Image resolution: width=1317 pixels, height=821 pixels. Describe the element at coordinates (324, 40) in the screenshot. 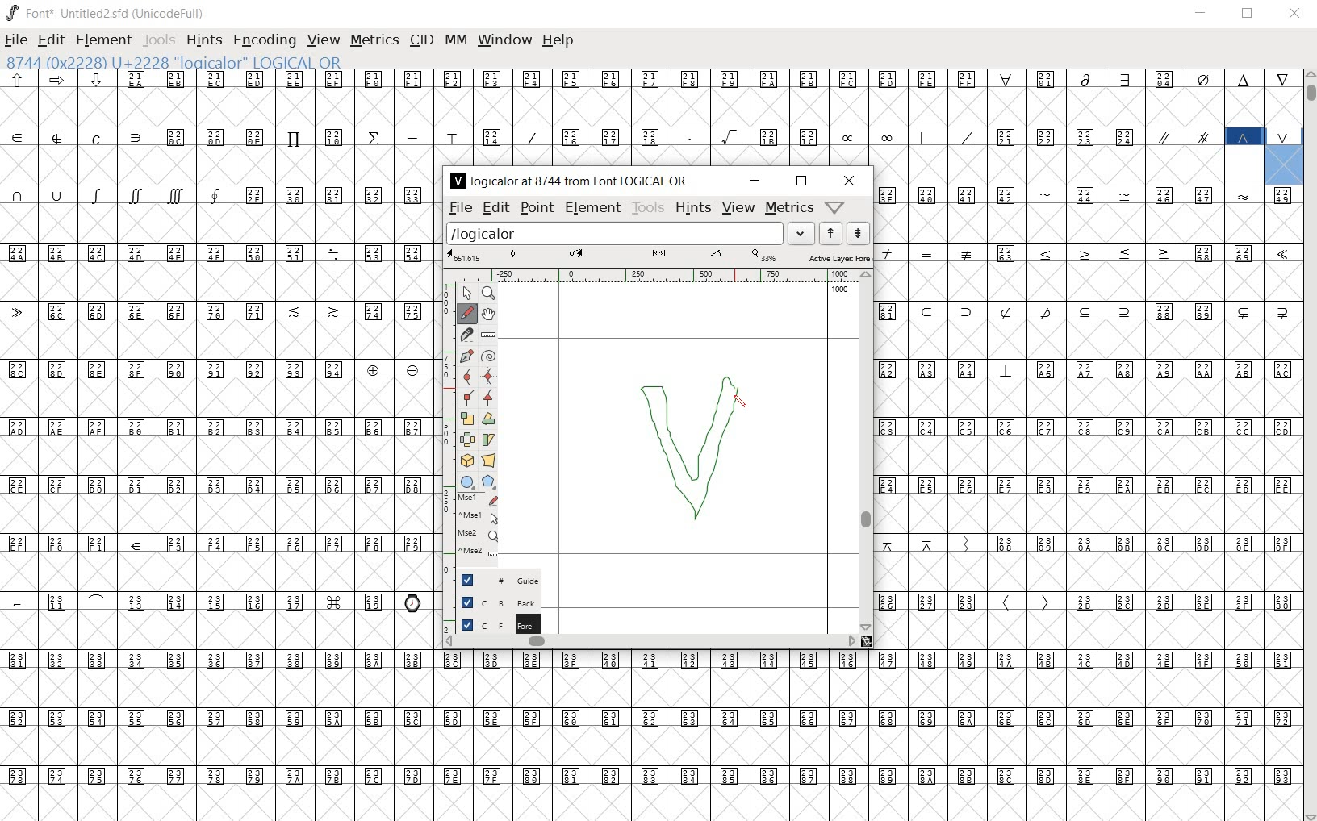

I see `view` at that location.